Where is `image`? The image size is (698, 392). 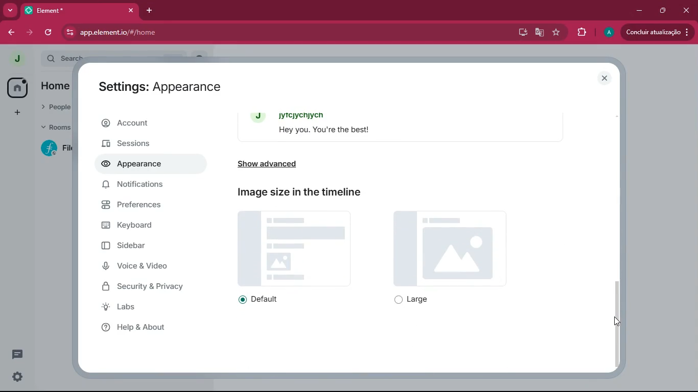
image is located at coordinates (450, 249).